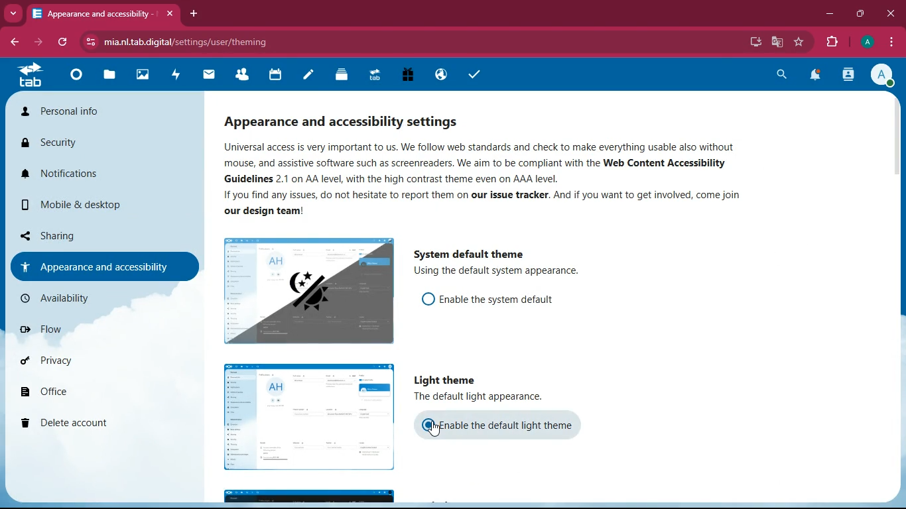 The image size is (906, 509). I want to click on appearance, so click(351, 118).